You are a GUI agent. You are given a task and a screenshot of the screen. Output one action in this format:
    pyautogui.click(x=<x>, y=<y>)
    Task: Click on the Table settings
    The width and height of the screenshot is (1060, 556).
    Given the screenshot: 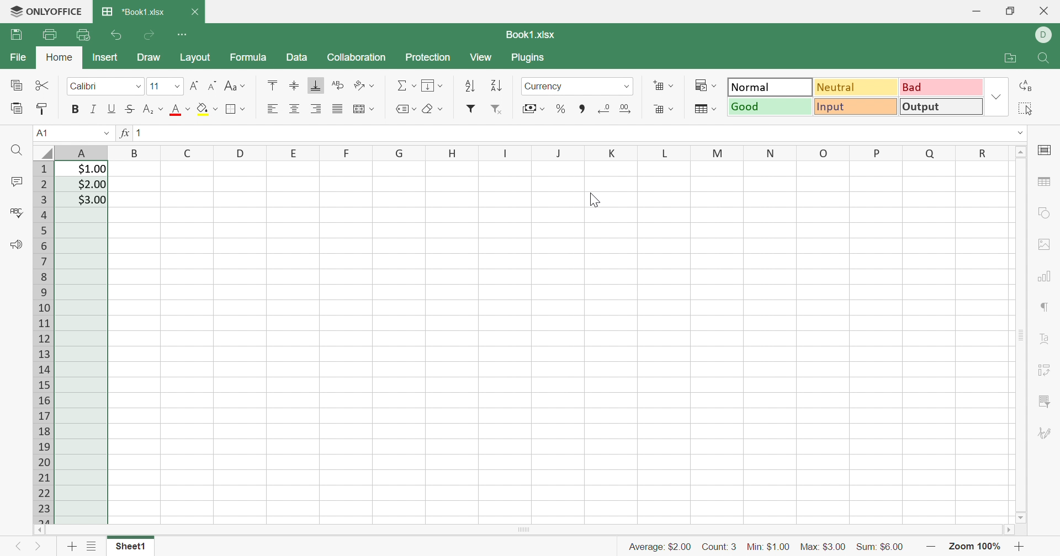 What is the action you would take?
    pyautogui.click(x=1043, y=181)
    